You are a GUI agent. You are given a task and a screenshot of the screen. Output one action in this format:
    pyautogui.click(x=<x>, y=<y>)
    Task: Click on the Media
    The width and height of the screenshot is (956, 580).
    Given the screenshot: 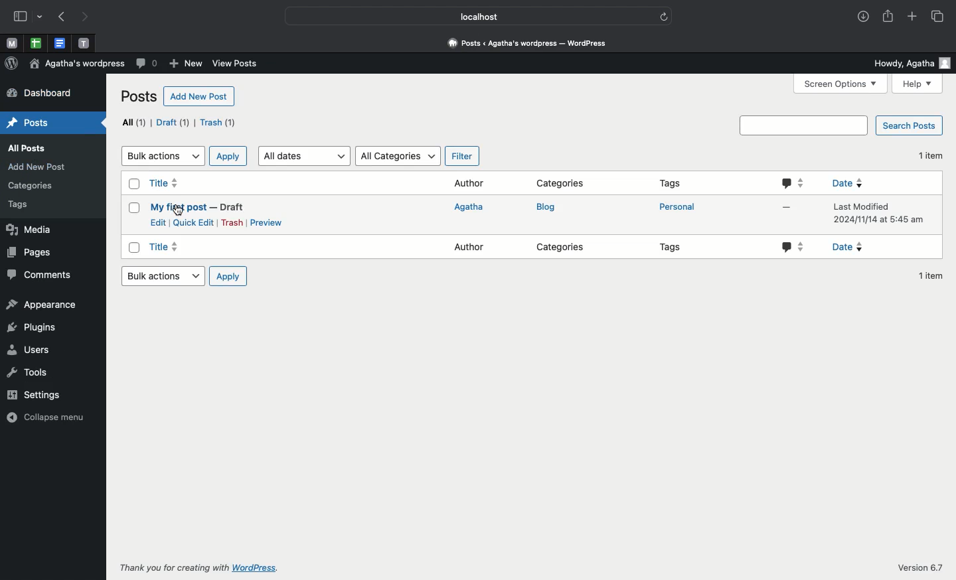 What is the action you would take?
    pyautogui.click(x=29, y=230)
    